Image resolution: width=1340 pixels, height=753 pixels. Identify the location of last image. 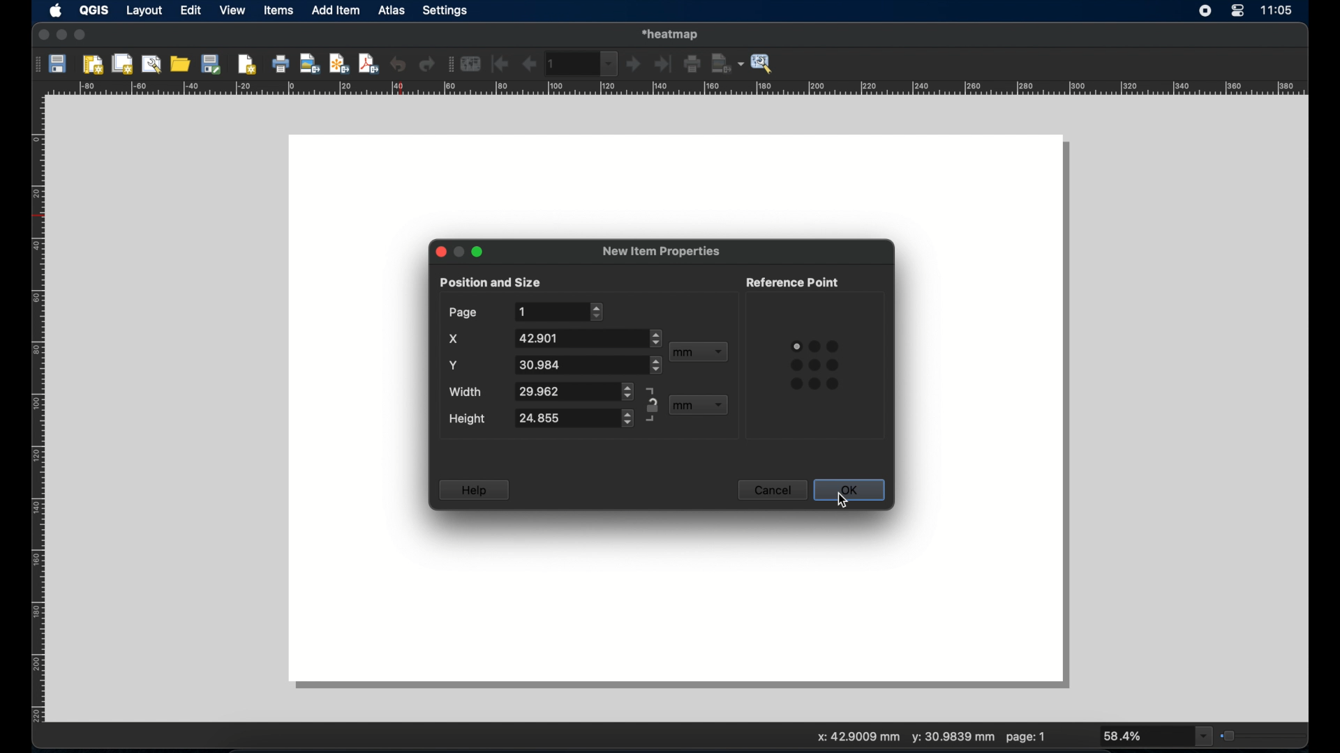
(665, 65).